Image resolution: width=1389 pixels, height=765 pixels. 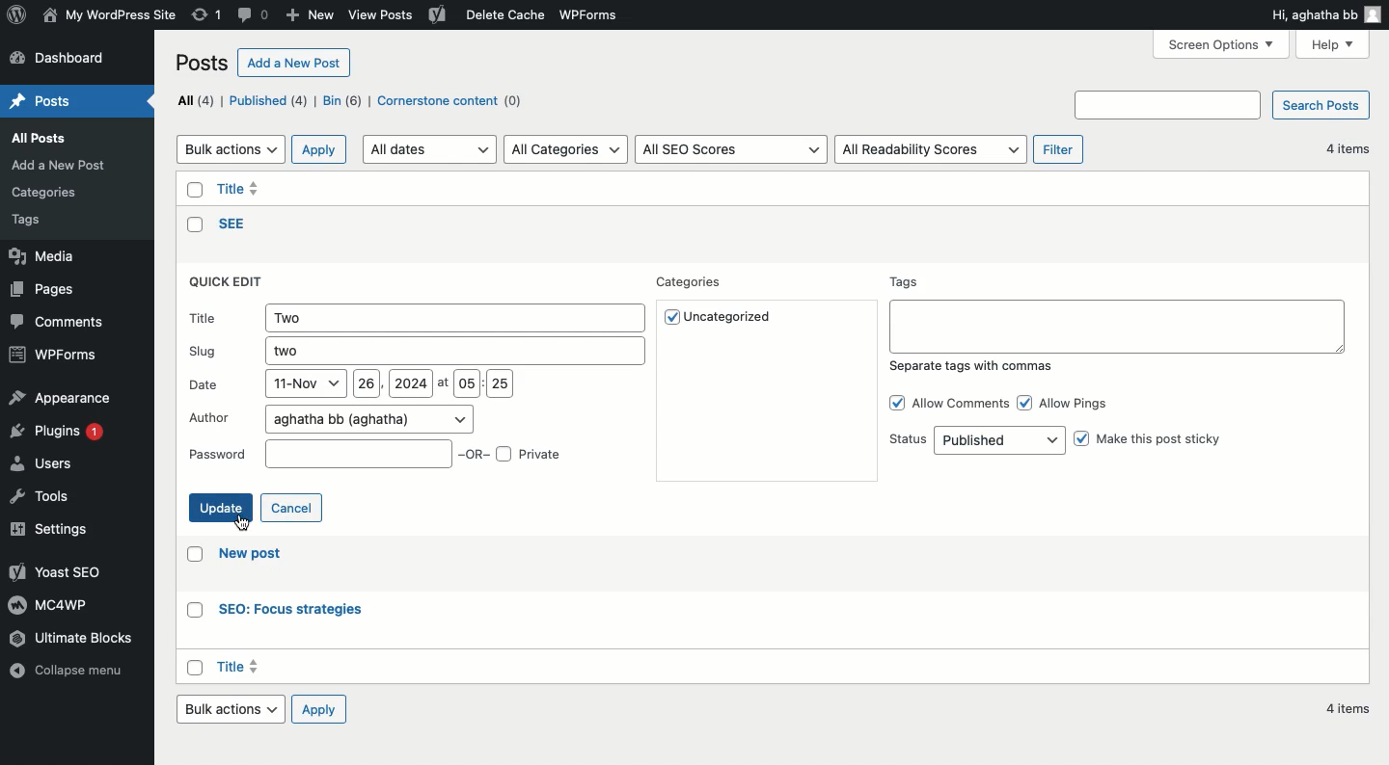 I want to click on Search posts, so click(x=1323, y=104).